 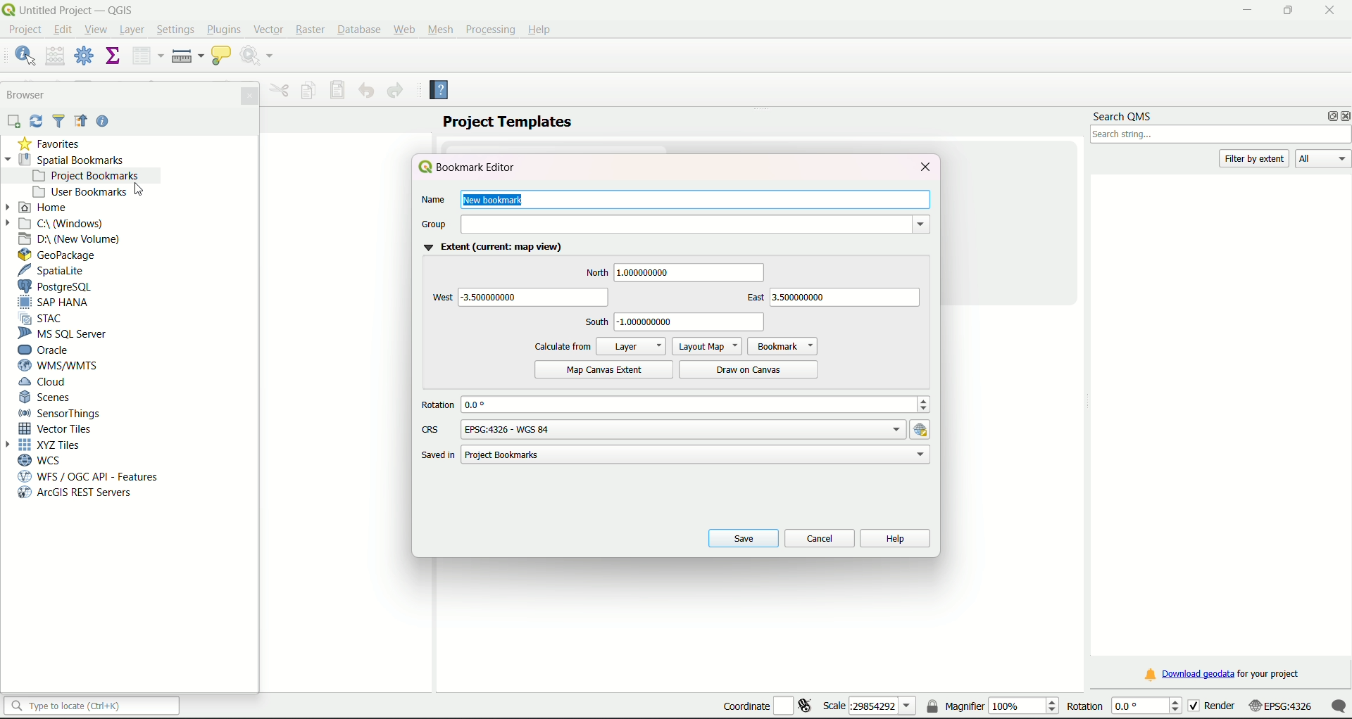 I want to click on show statistical summary, so click(x=111, y=56).